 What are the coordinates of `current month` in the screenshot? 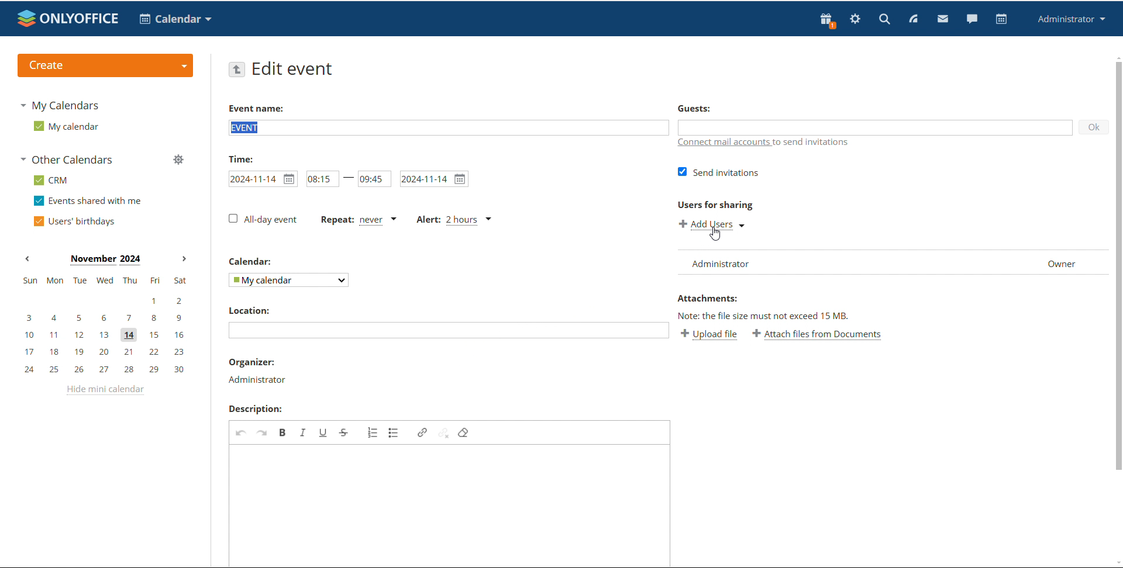 It's located at (104, 260).